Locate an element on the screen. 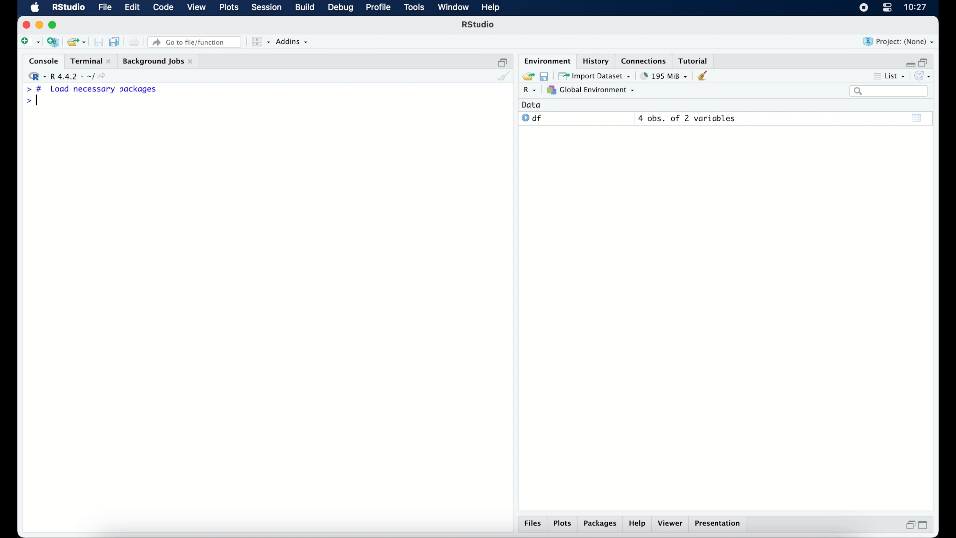 The width and height of the screenshot is (956, 538). save is located at coordinates (98, 42).